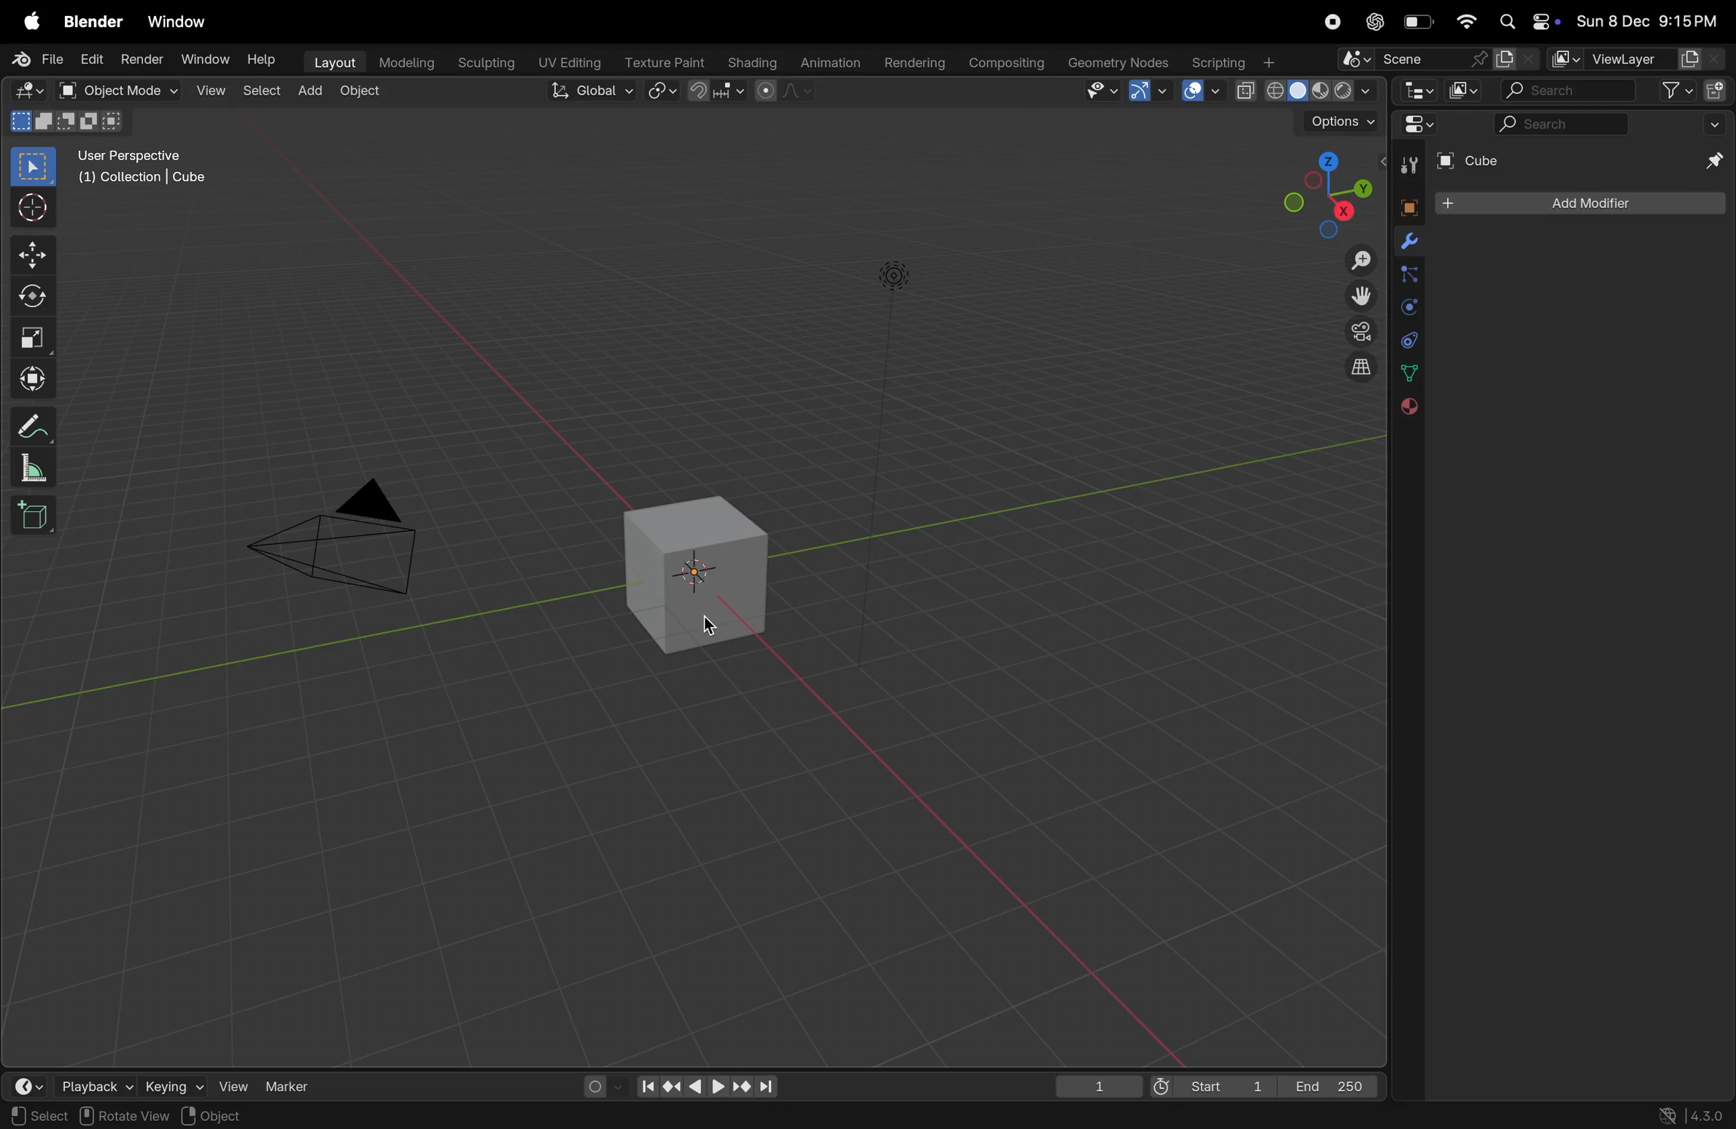  I want to click on view port shading, so click(1304, 91).